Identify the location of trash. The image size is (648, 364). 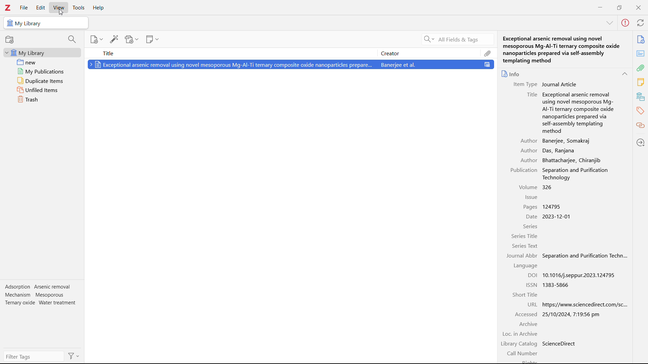
(42, 99).